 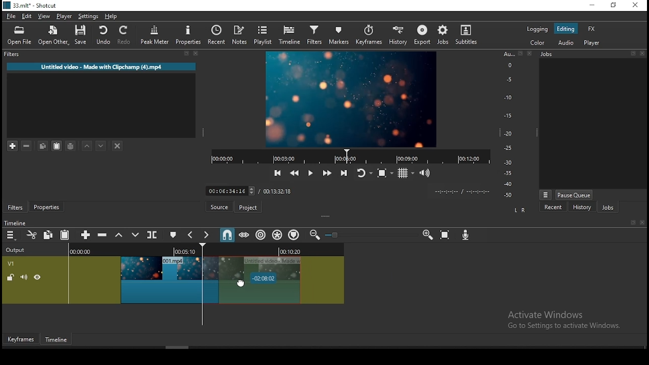 What do you see at coordinates (348, 156) in the screenshot?
I see `timer` at bounding box center [348, 156].